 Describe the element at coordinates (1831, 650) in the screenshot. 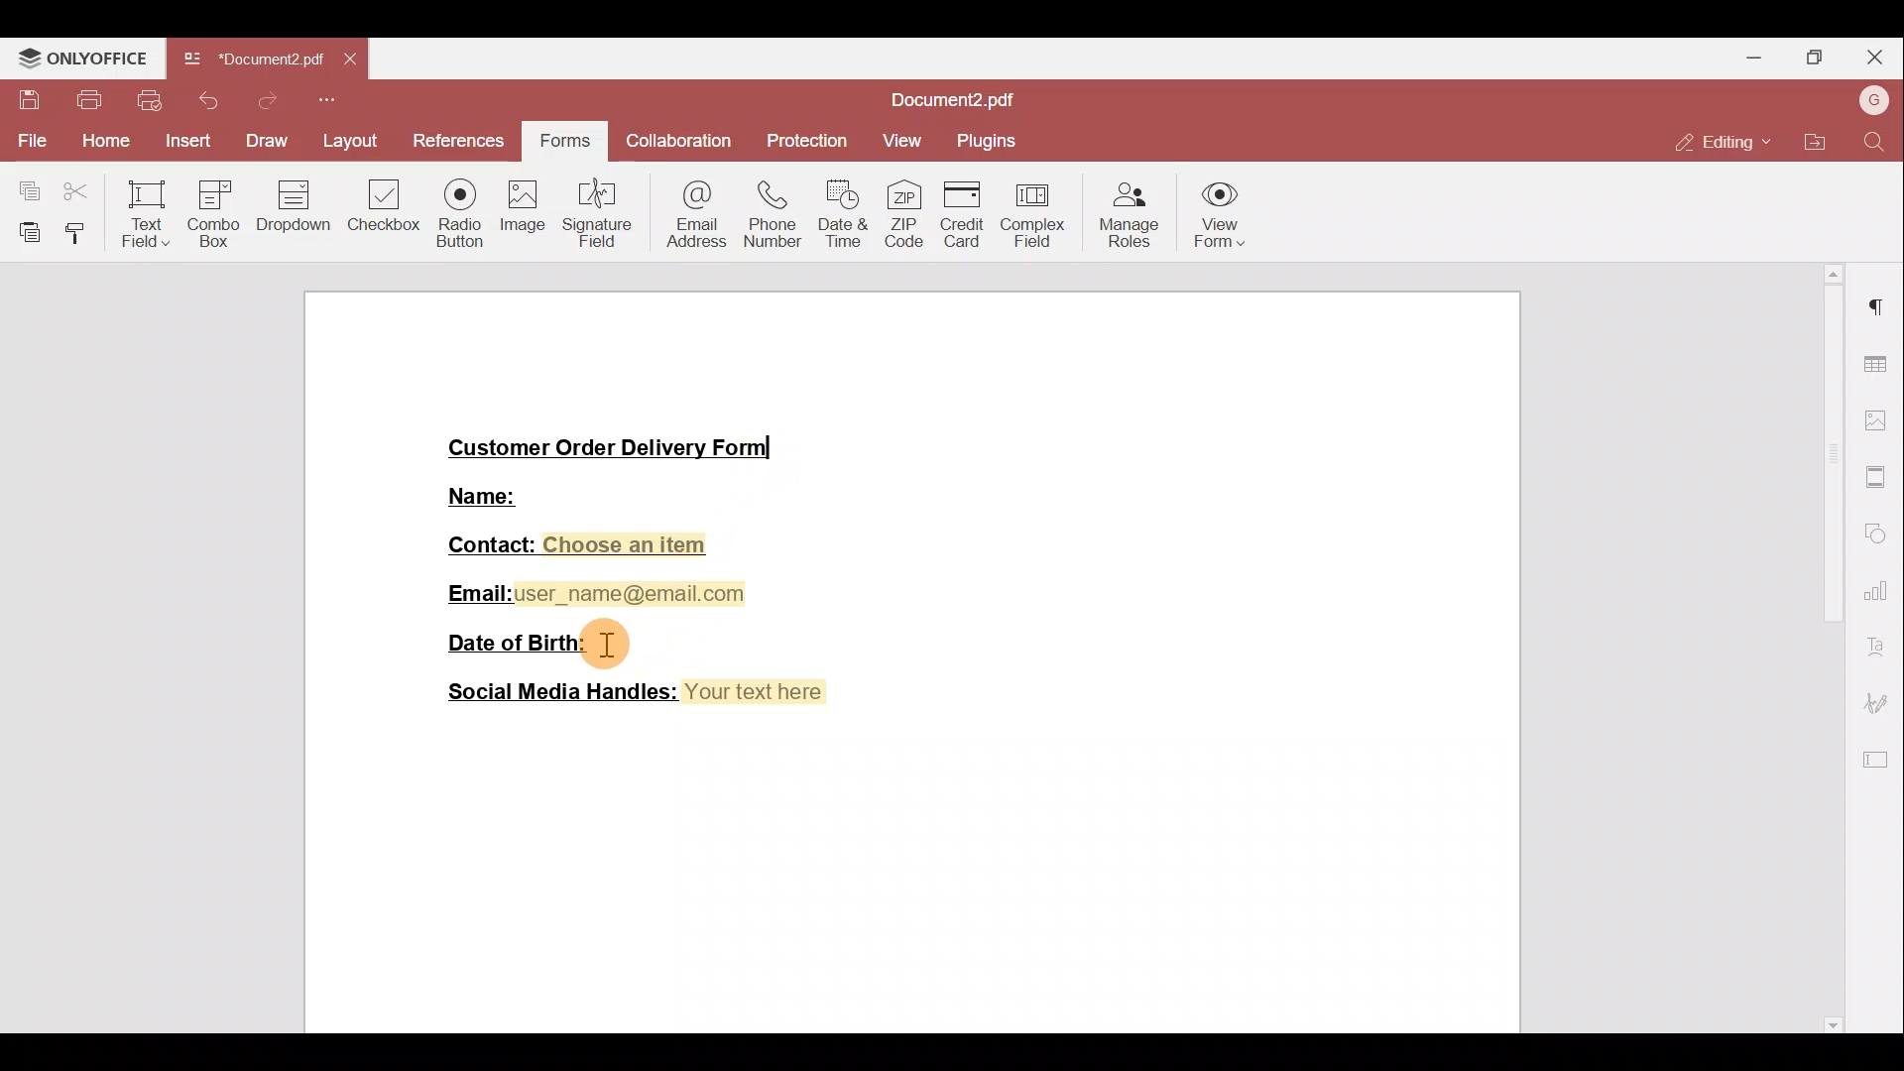

I see `Scroll bar` at that location.